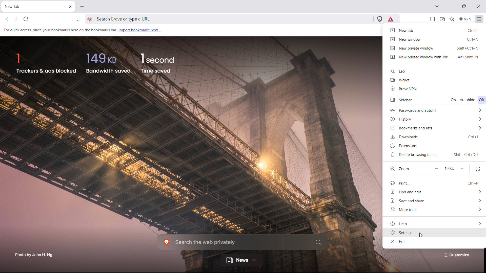  What do you see at coordinates (46, 62) in the screenshot?
I see `1 trackers and ads blocked` at bounding box center [46, 62].